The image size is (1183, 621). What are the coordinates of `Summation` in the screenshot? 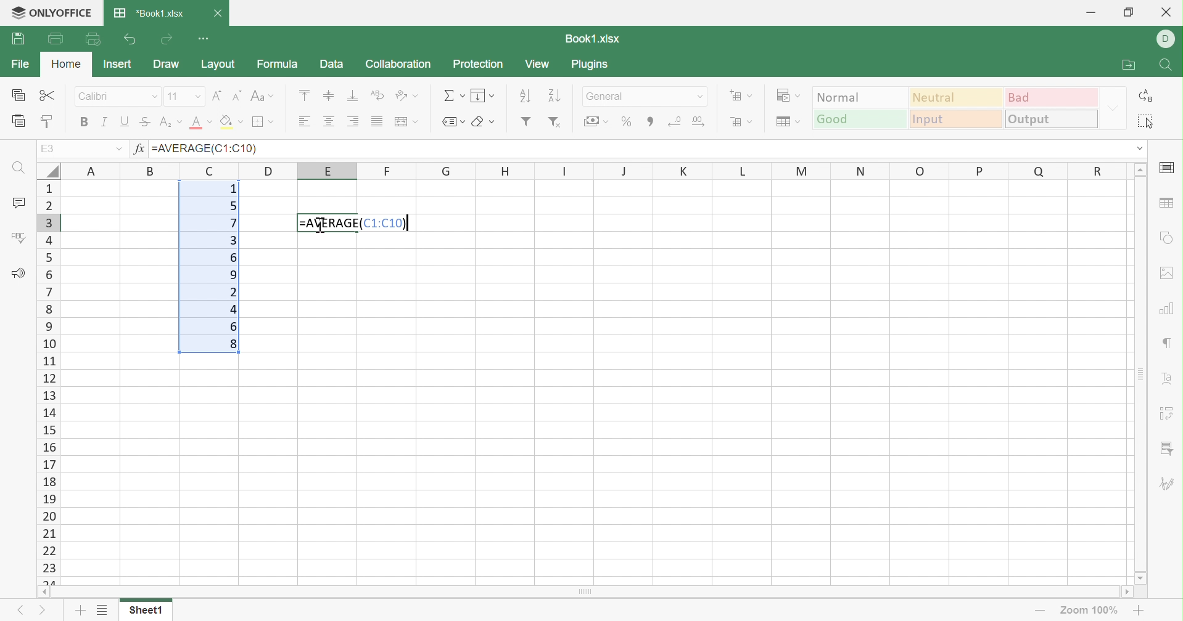 It's located at (453, 94).